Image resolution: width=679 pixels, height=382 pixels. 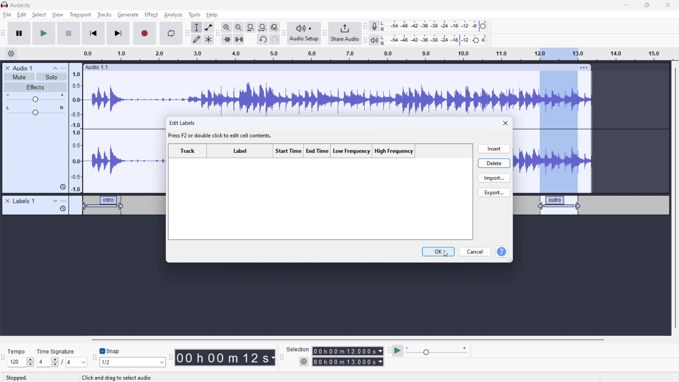 I want to click on horizontal scrollbar, so click(x=292, y=236).